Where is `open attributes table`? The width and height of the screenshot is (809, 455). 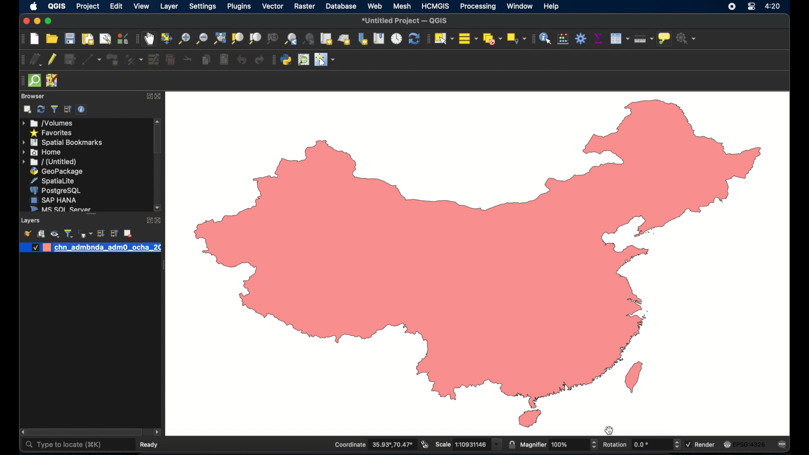 open attributes table is located at coordinates (619, 39).